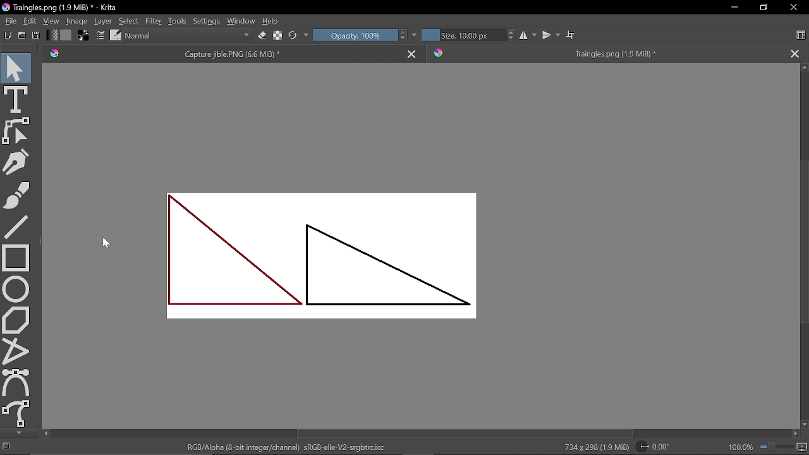 The width and height of the screenshot is (809, 455). Describe the element at coordinates (292, 35) in the screenshot. I see `Reload original preset` at that location.